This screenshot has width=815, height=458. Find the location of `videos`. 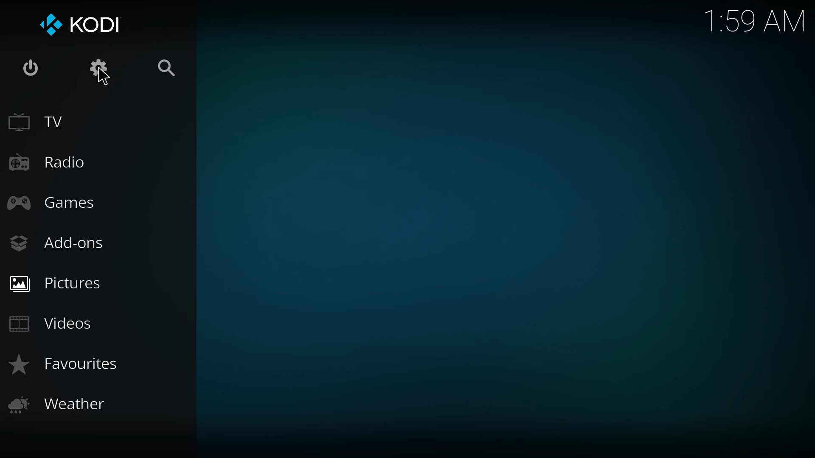

videos is located at coordinates (53, 323).